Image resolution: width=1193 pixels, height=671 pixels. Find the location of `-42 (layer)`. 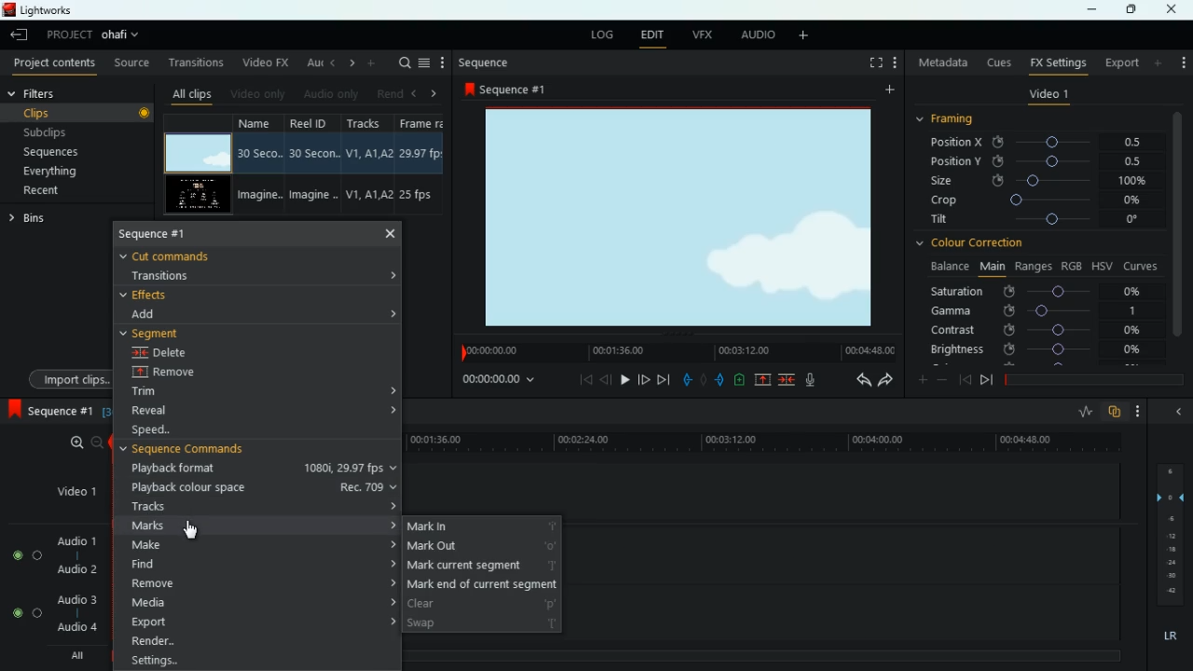

-42 (layer) is located at coordinates (1171, 590).